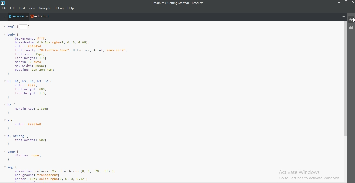 The image size is (355, 183). What do you see at coordinates (19, 17) in the screenshot?
I see `main.css` at bounding box center [19, 17].